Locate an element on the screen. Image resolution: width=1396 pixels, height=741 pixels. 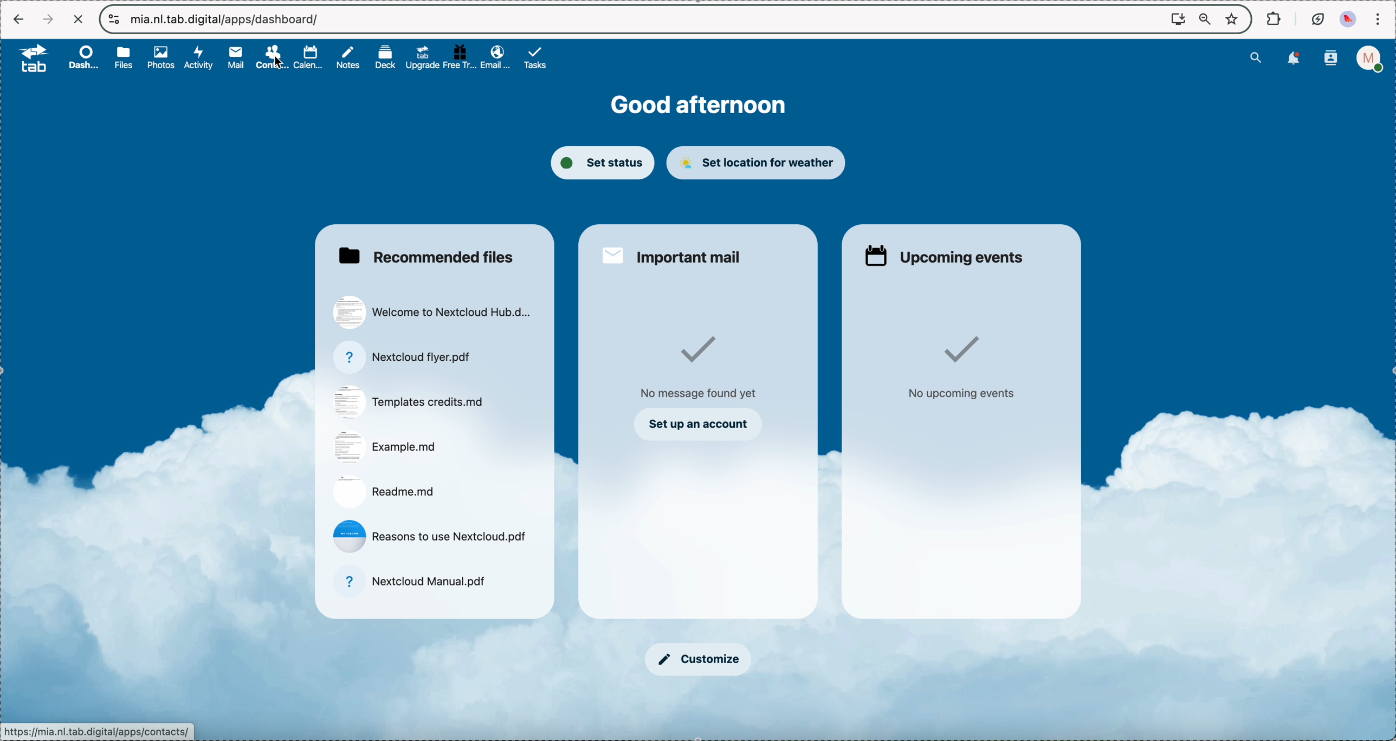
customize and control Google Chrome is located at coordinates (1380, 17).